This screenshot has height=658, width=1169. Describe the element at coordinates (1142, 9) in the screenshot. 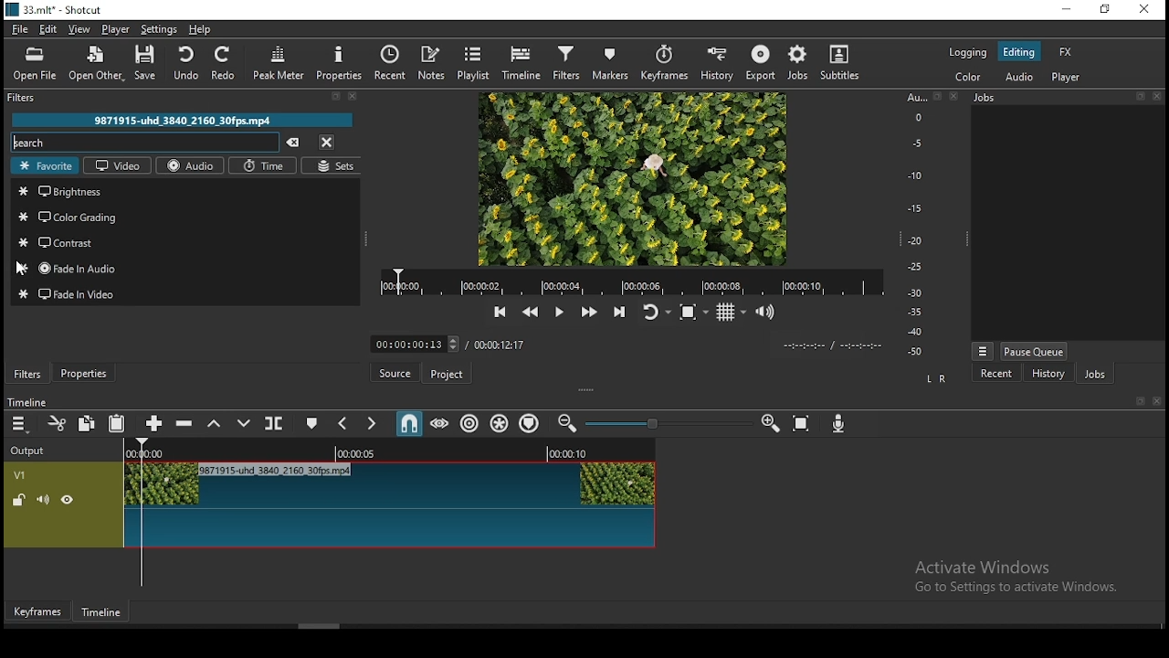

I see `close window` at that location.